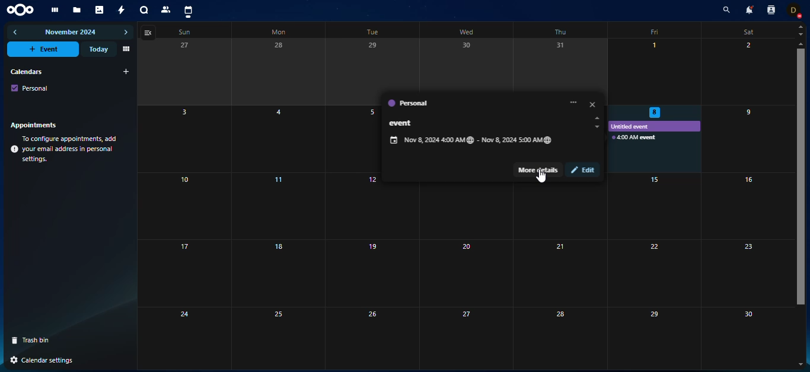 Image resolution: width=810 pixels, height=372 pixels. What do you see at coordinates (466, 280) in the screenshot?
I see `calendar` at bounding box center [466, 280].